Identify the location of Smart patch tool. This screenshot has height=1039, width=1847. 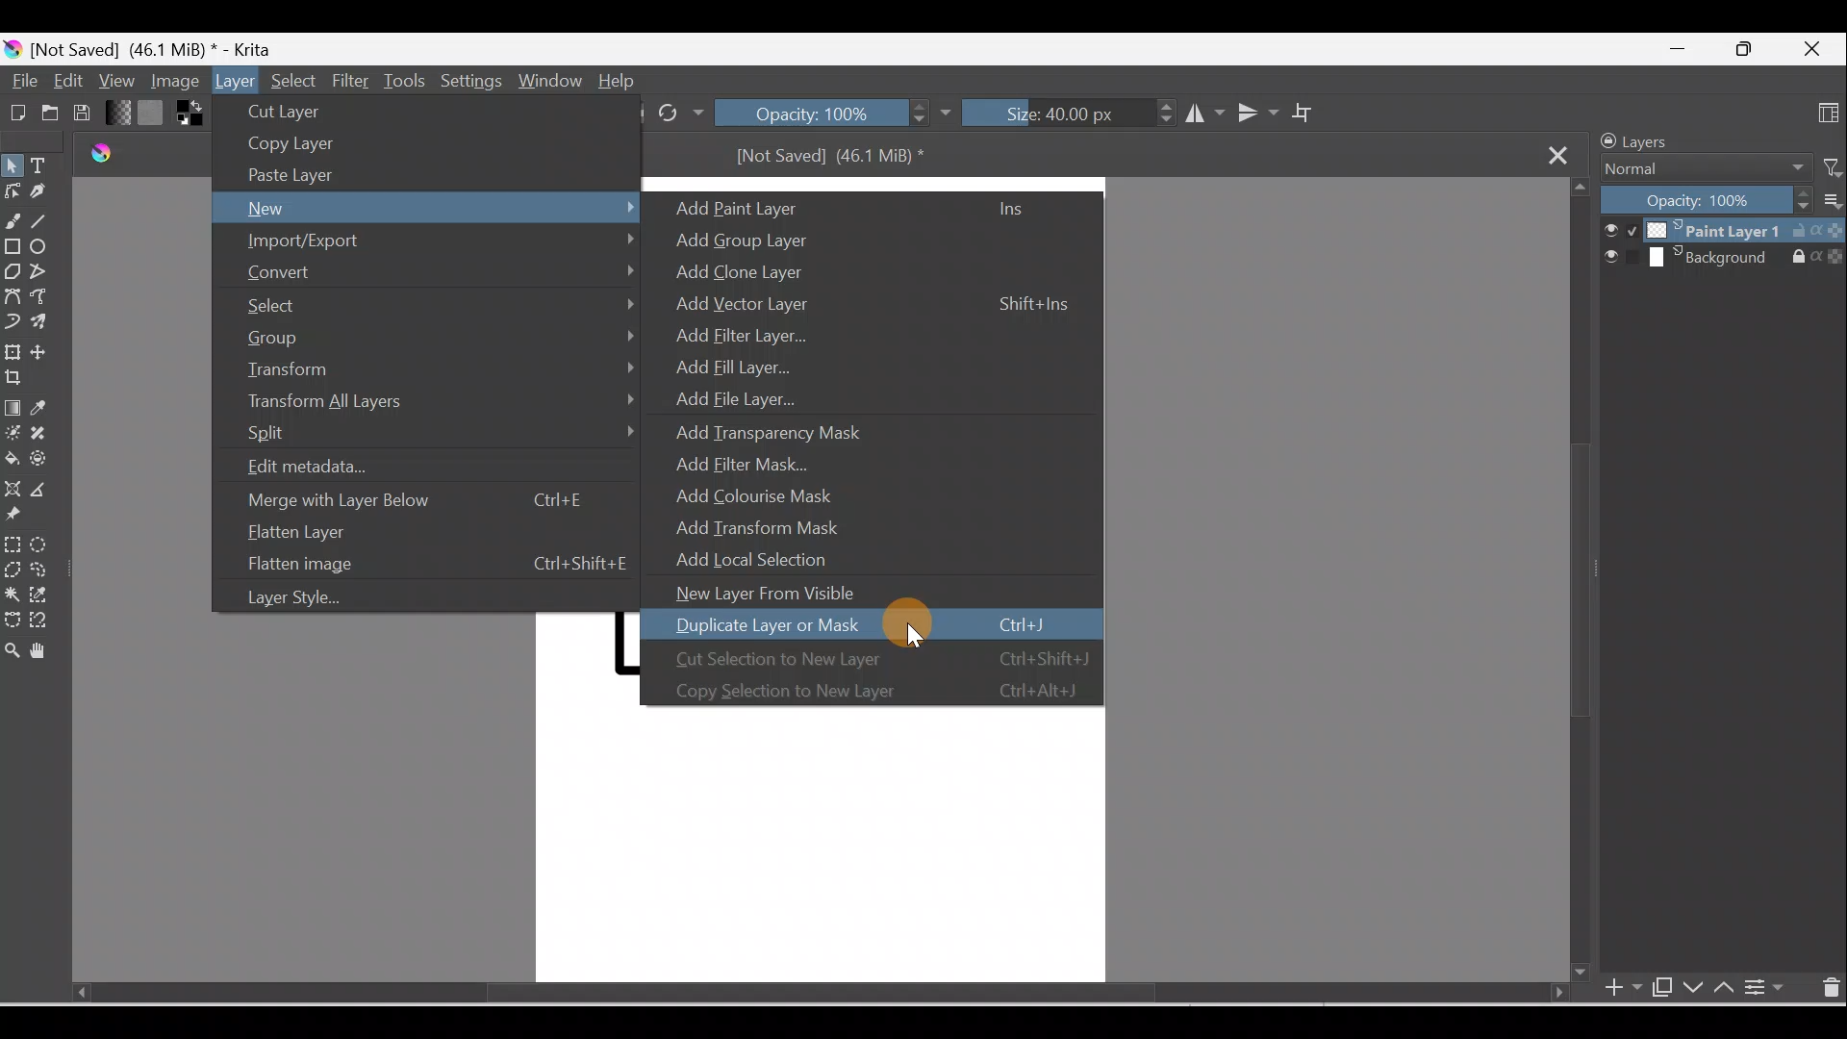
(49, 433).